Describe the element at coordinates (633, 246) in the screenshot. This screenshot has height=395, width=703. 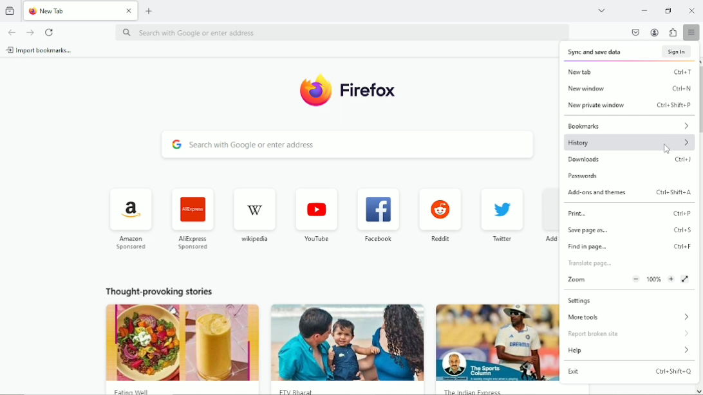
I see `find in page` at that location.